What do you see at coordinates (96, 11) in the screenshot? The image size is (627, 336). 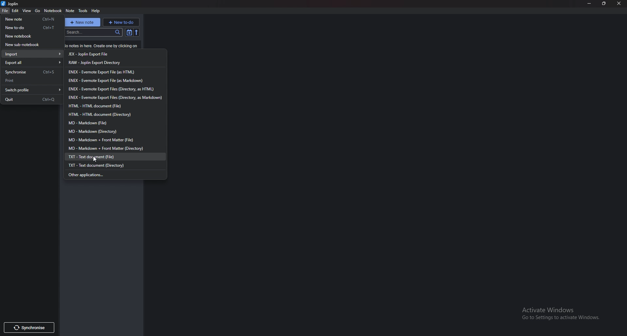 I see `help` at bounding box center [96, 11].